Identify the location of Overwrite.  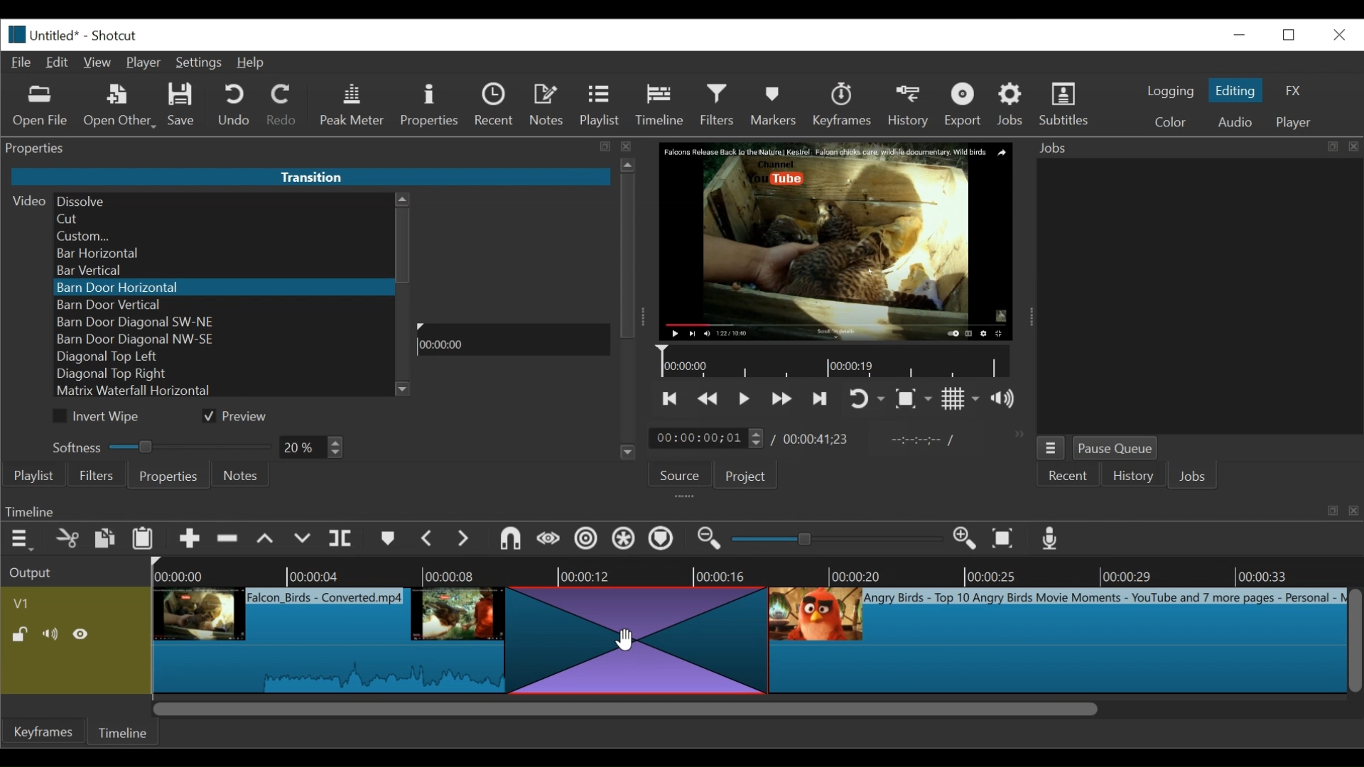
(301, 538).